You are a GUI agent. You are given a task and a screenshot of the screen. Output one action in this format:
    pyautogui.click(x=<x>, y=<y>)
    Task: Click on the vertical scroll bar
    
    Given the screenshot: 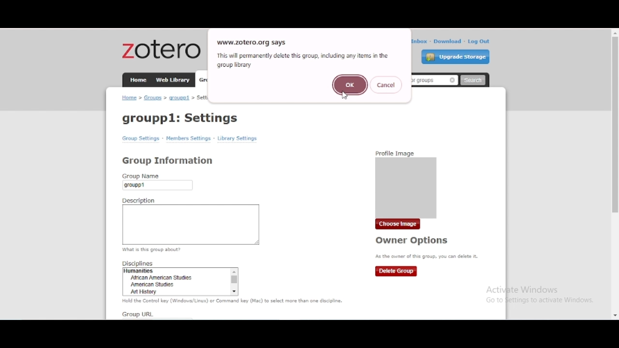 What is the action you would take?
    pyautogui.click(x=614, y=126)
    